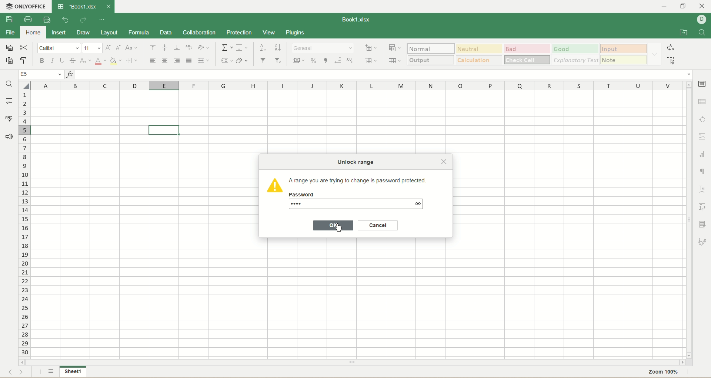 This screenshot has width=711, height=378. I want to click on data, so click(166, 33).